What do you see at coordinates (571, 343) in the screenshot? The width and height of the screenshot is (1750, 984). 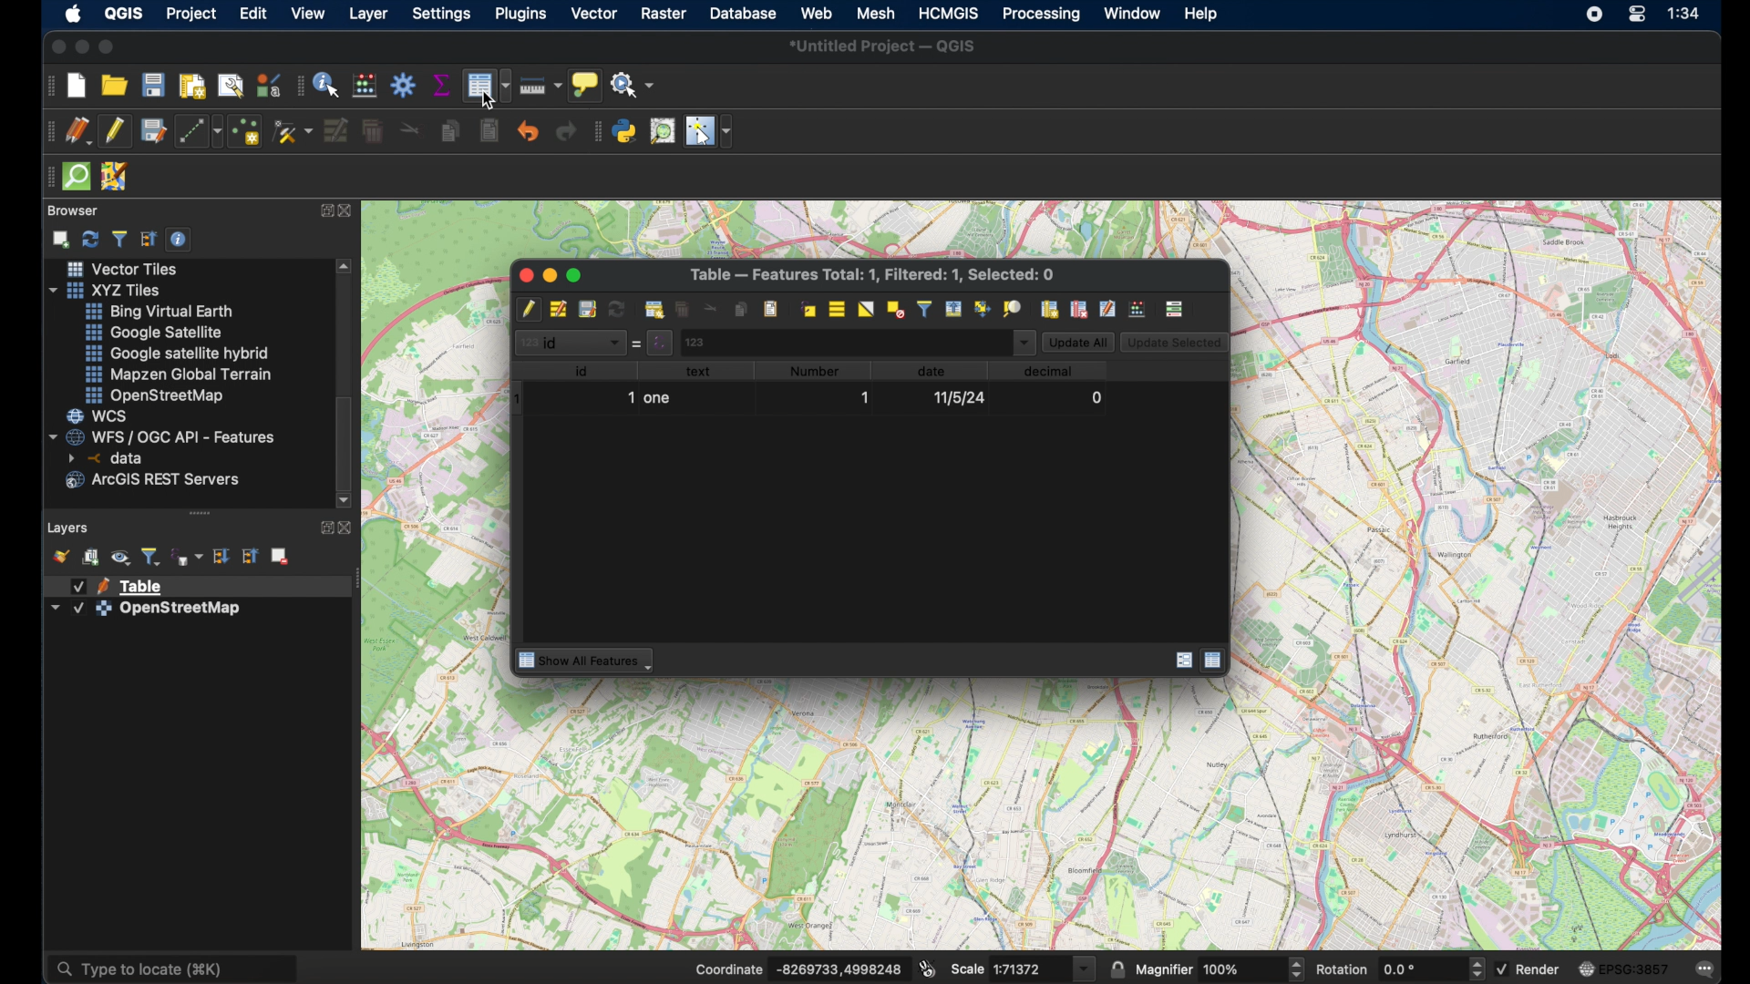 I see `id` at bounding box center [571, 343].